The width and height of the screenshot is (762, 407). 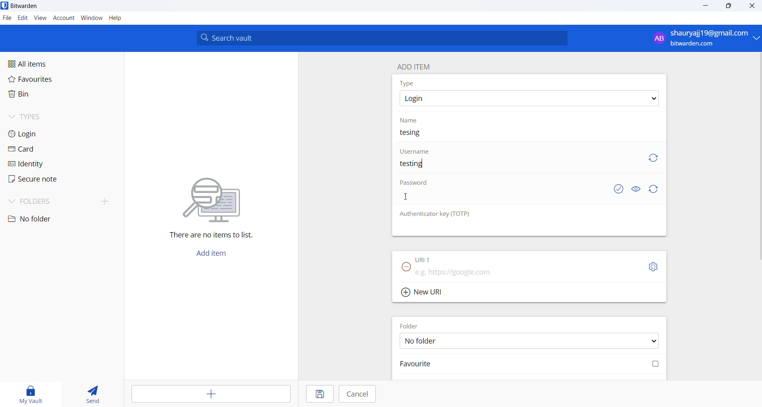 I want to click on card, so click(x=45, y=149).